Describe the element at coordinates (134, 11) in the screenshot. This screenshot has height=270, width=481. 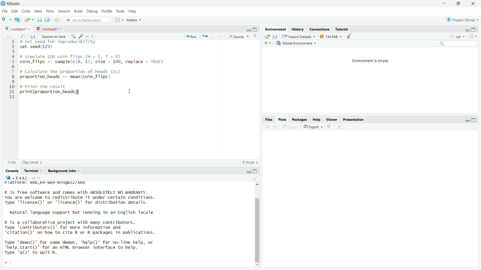
I see `help` at that location.